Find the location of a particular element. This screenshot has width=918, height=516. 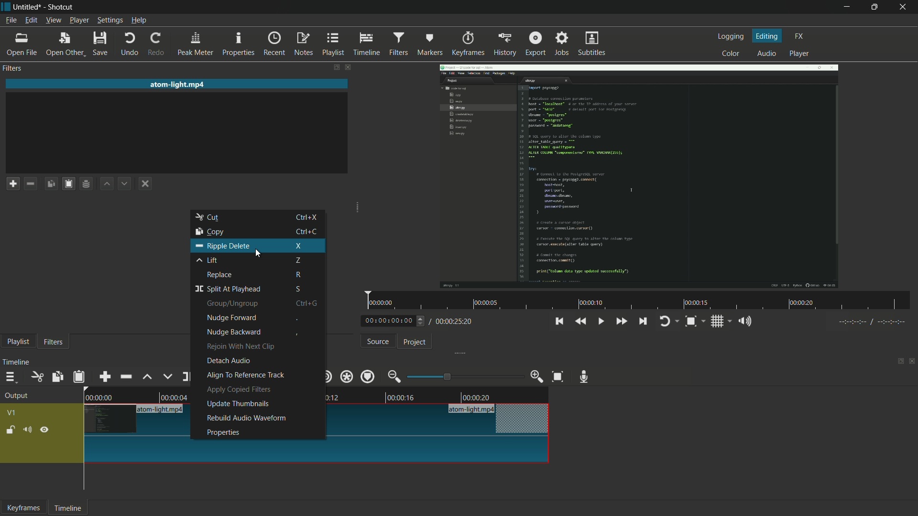

close filter pane is located at coordinates (347, 67).